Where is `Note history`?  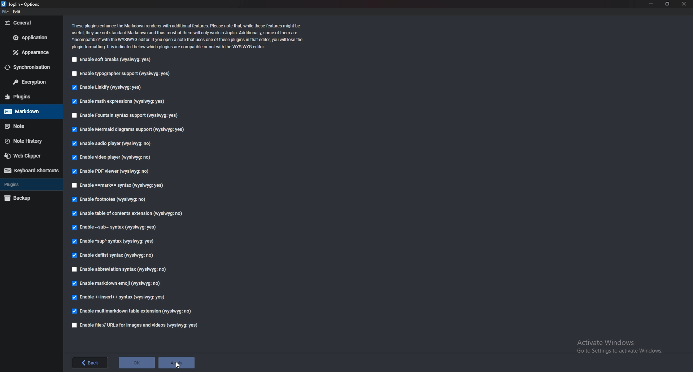
Note history is located at coordinates (29, 141).